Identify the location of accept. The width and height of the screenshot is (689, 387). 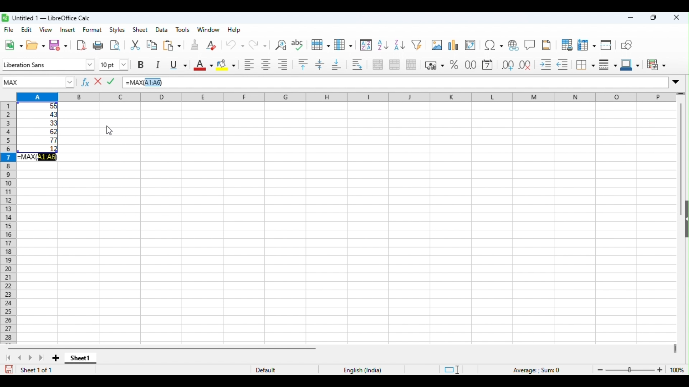
(111, 81).